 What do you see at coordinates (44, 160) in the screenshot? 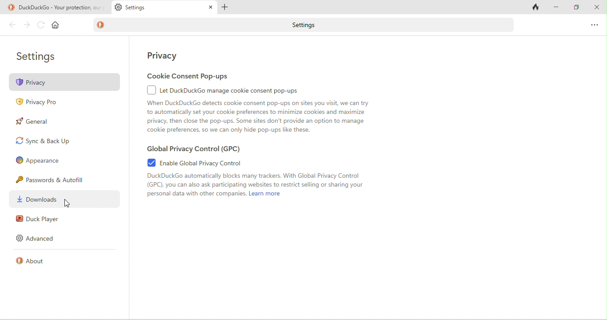
I see `appearence` at bounding box center [44, 160].